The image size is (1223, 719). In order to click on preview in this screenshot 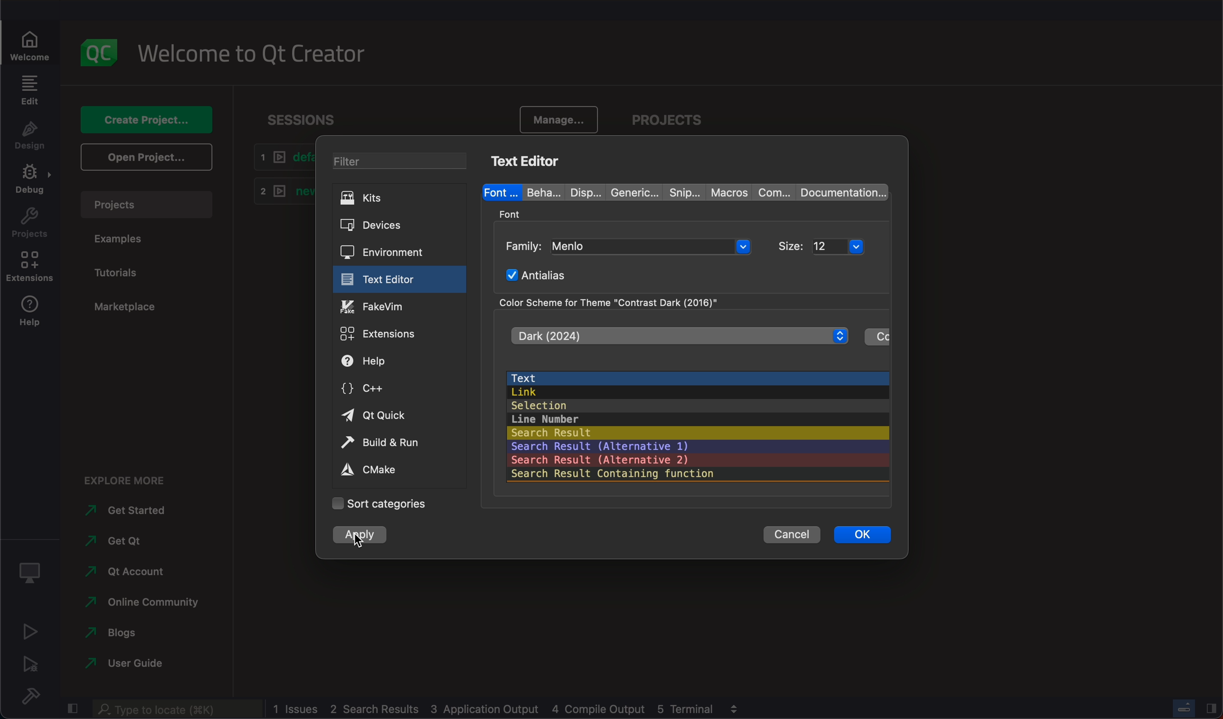, I will do `click(698, 424)`.